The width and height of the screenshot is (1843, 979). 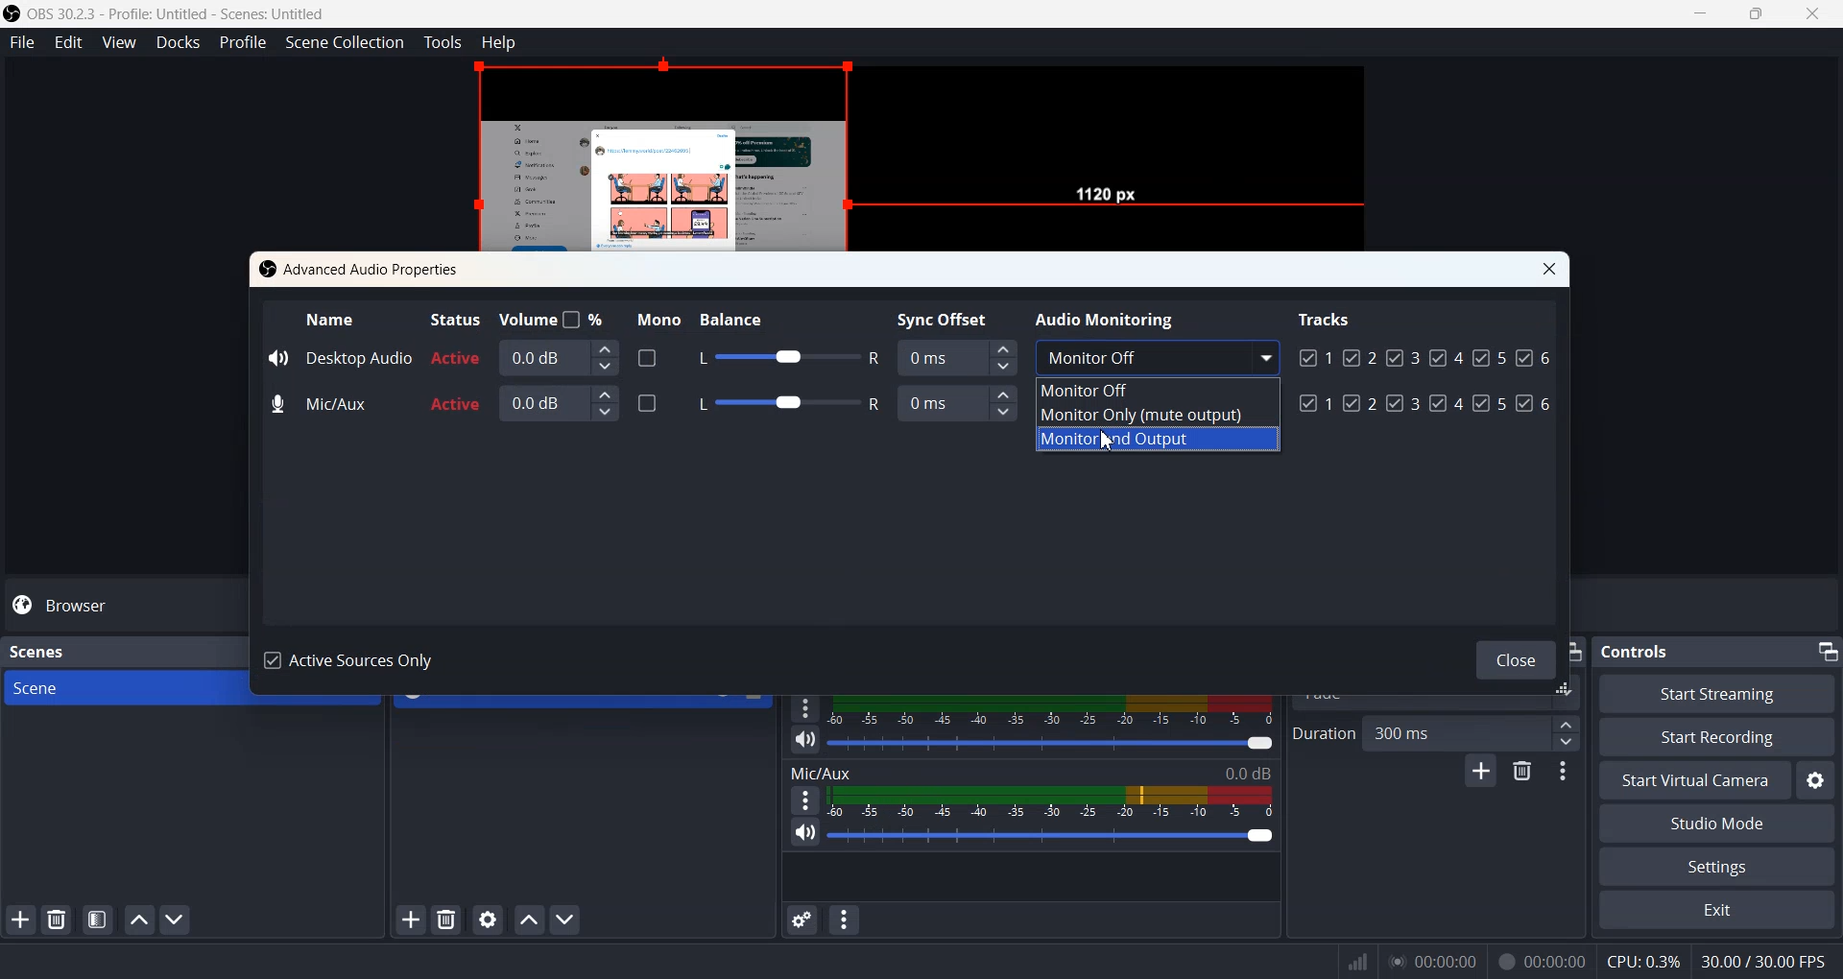 What do you see at coordinates (1156, 355) in the screenshot?
I see `Monitor Off` at bounding box center [1156, 355].